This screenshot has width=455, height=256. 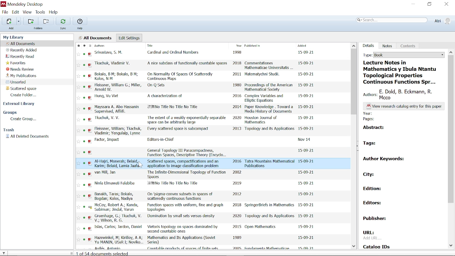 I want to click on date, so click(x=307, y=86).